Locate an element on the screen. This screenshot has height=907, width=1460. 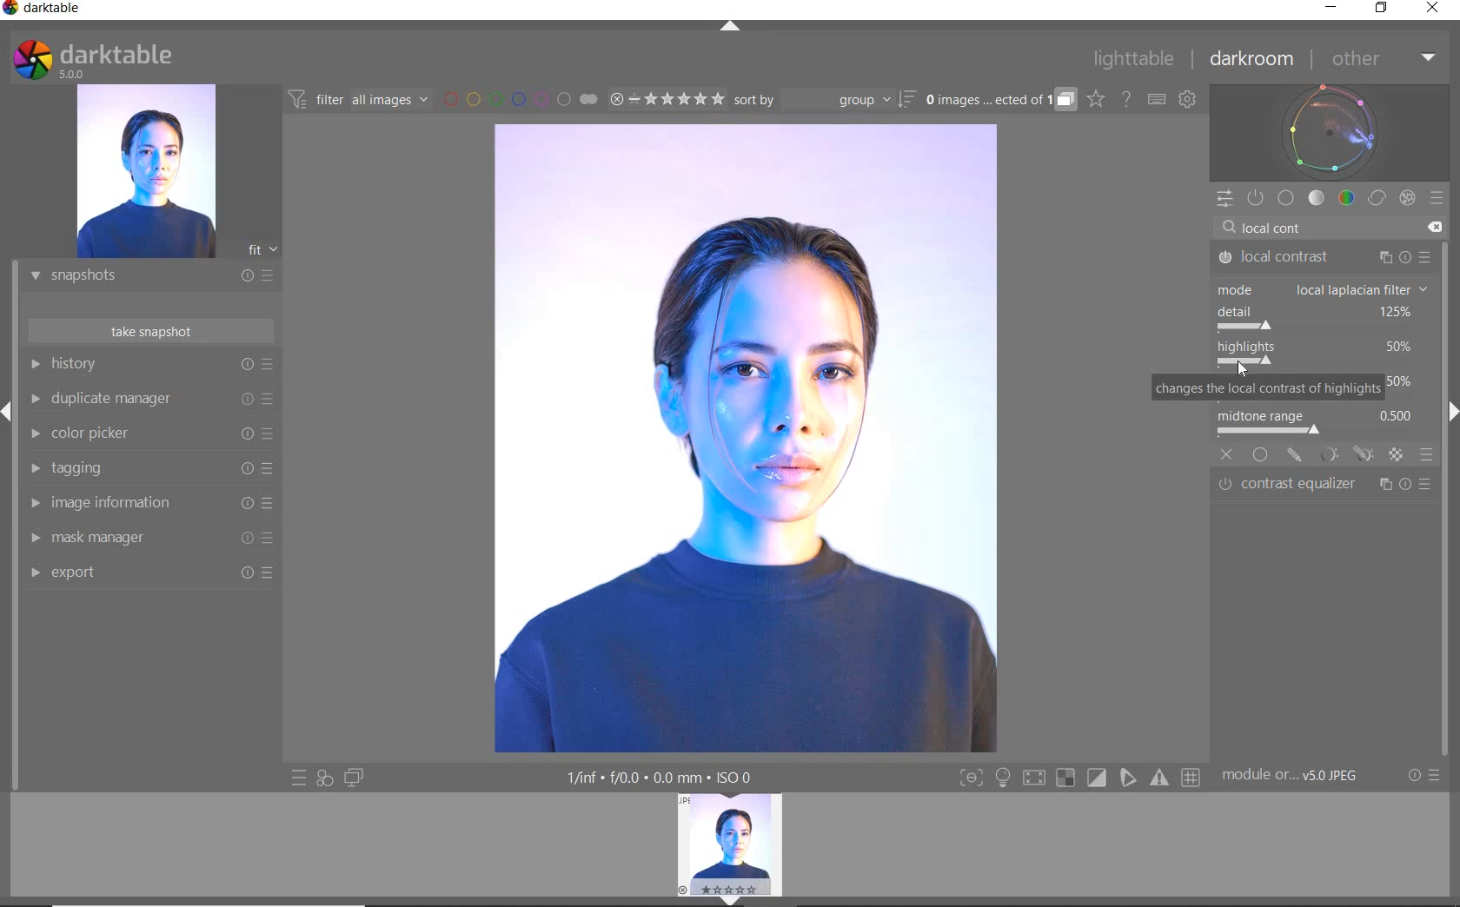
CORRECT is located at coordinates (1378, 200).